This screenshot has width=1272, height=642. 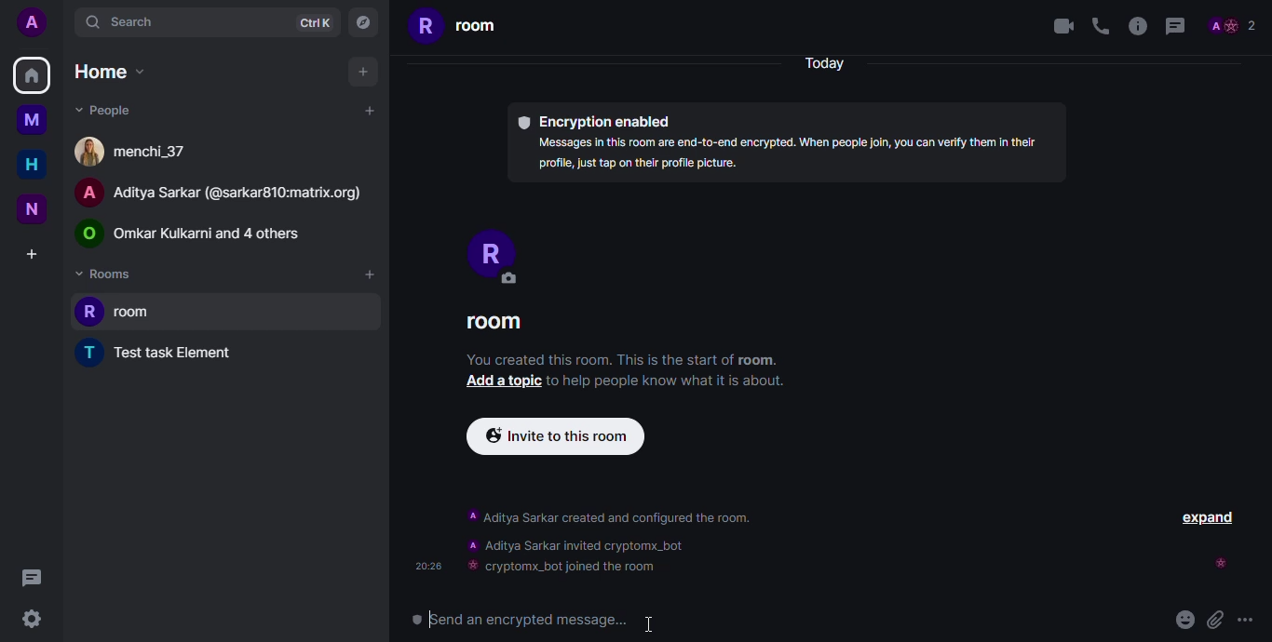 I want to click on add, so click(x=363, y=73).